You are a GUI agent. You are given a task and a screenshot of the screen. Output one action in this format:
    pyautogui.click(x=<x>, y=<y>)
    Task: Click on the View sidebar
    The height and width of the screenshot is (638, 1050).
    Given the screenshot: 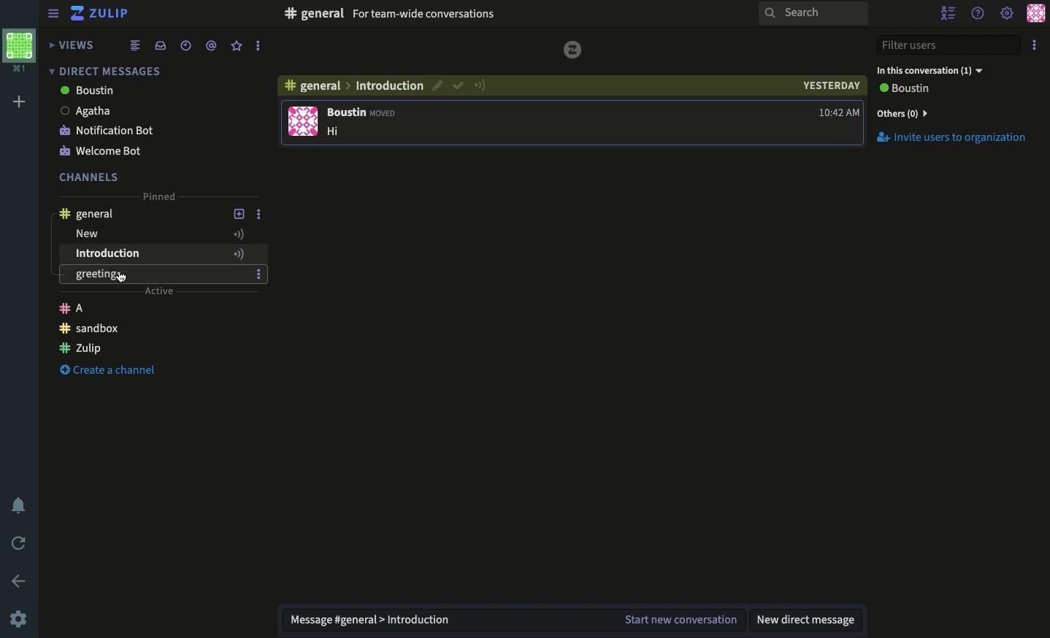 What is the action you would take?
    pyautogui.click(x=54, y=15)
    